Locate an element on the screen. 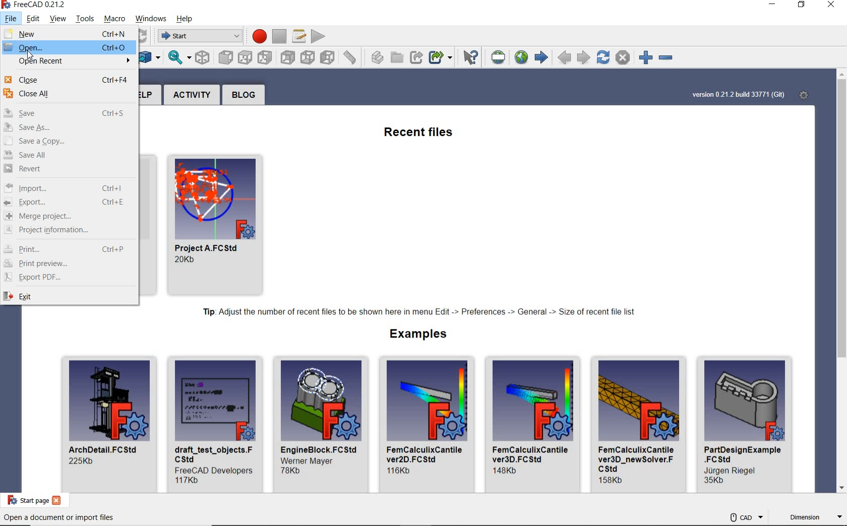 This screenshot has height=526, width=847. SWITCH BETWEEN WORKBENCES is located at coordinates (198, 36).